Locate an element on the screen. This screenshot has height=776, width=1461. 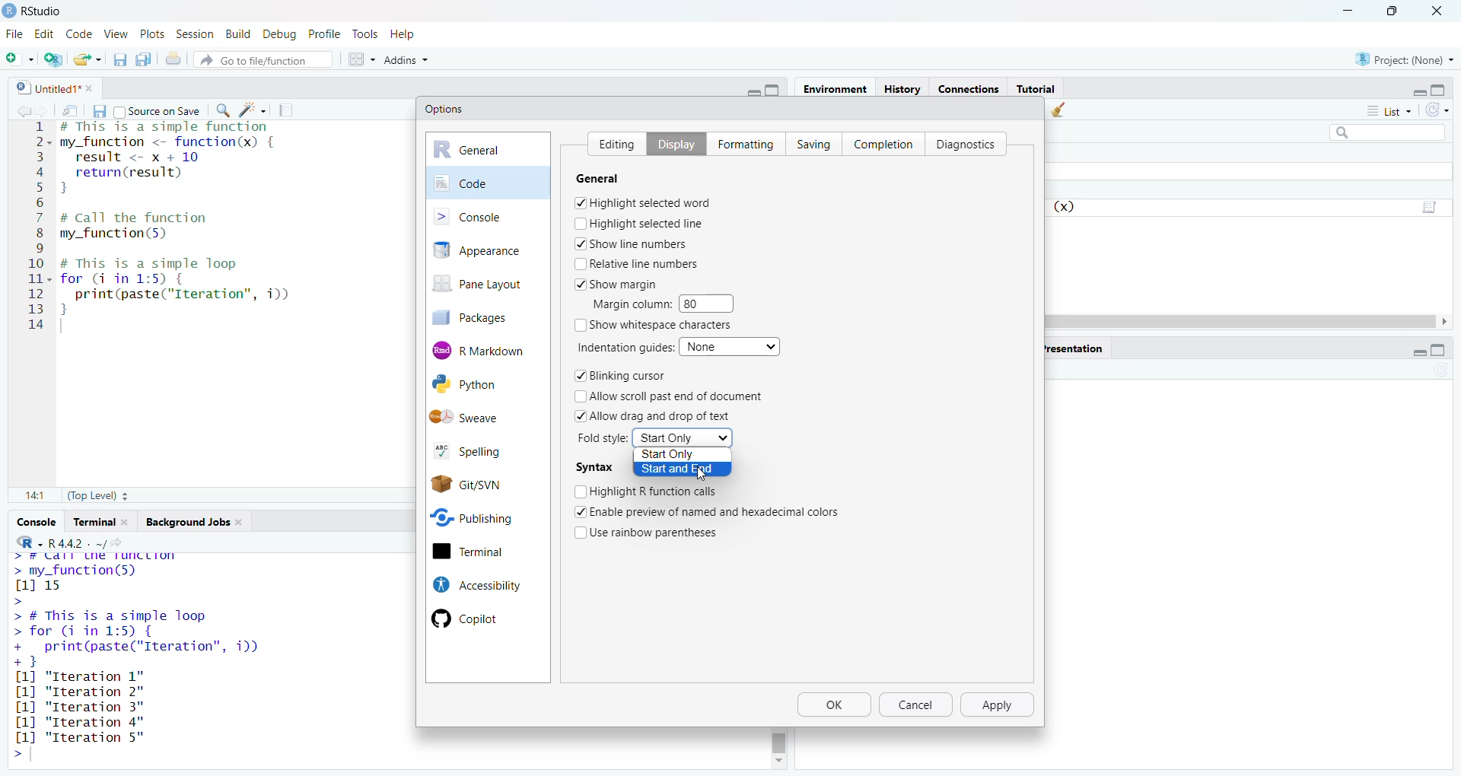
close is located at coordinates (94, 87).